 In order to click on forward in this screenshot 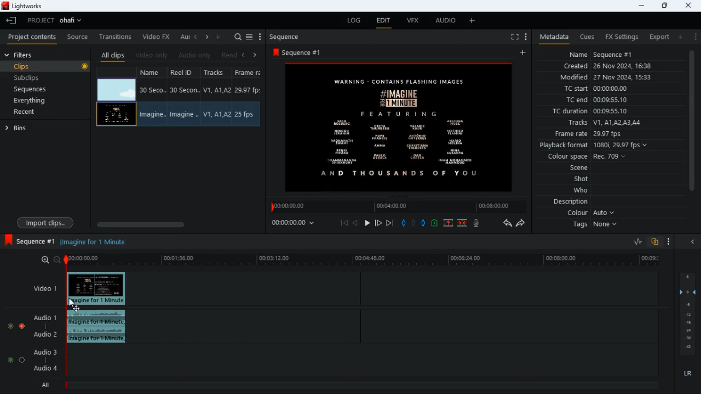, I will do `click(378, 223)`.